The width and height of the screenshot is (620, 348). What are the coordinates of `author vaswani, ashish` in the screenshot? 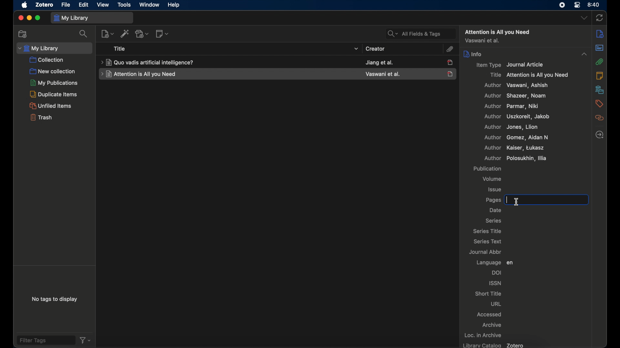 It's located at (516, 85).